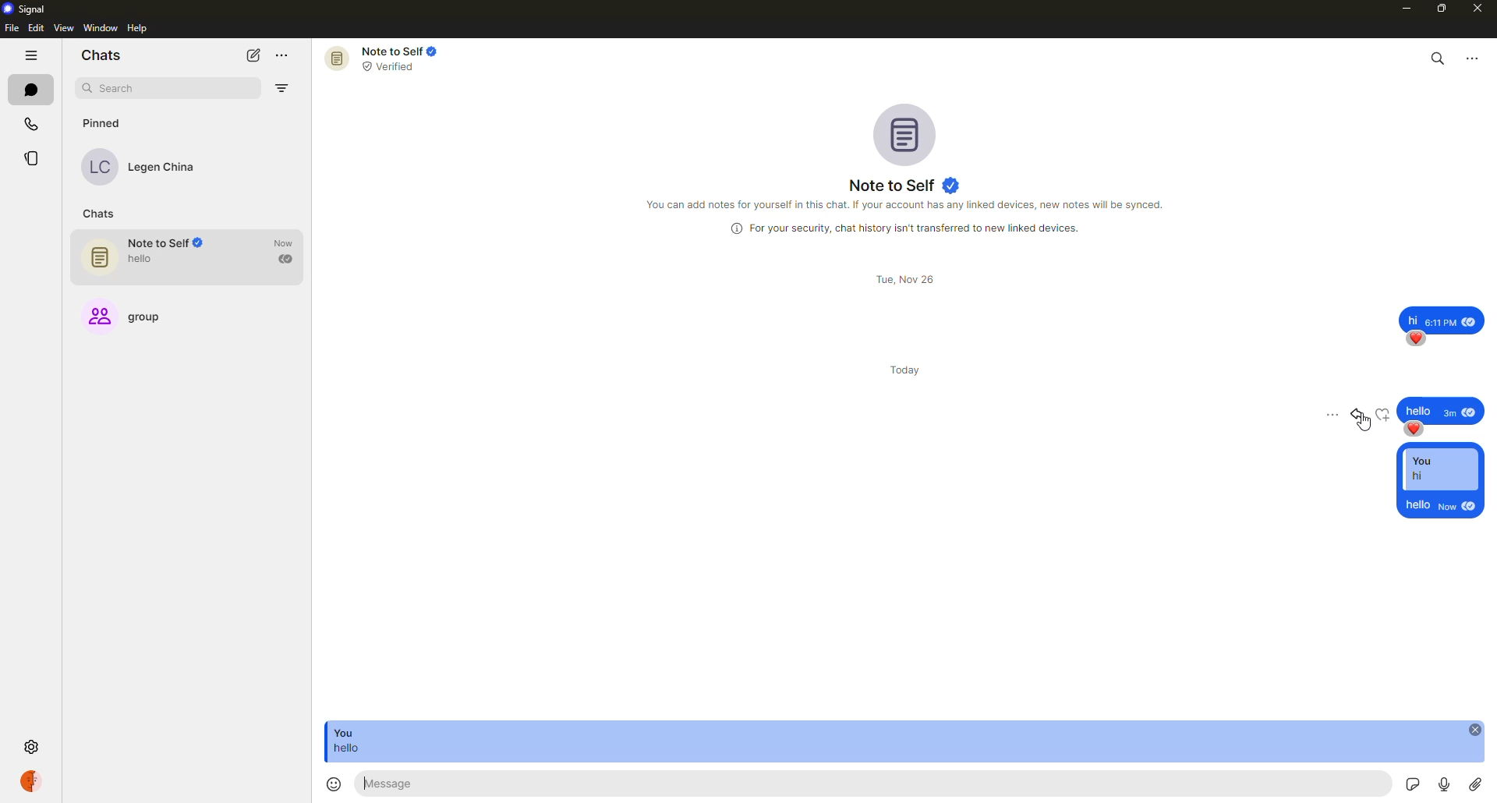 Image resolution: width=1497 pixels, height=803 pixels. What do you see at coordinates (30, 90) in the screenshot?
I see `chats` at bounding box center [30, 90].